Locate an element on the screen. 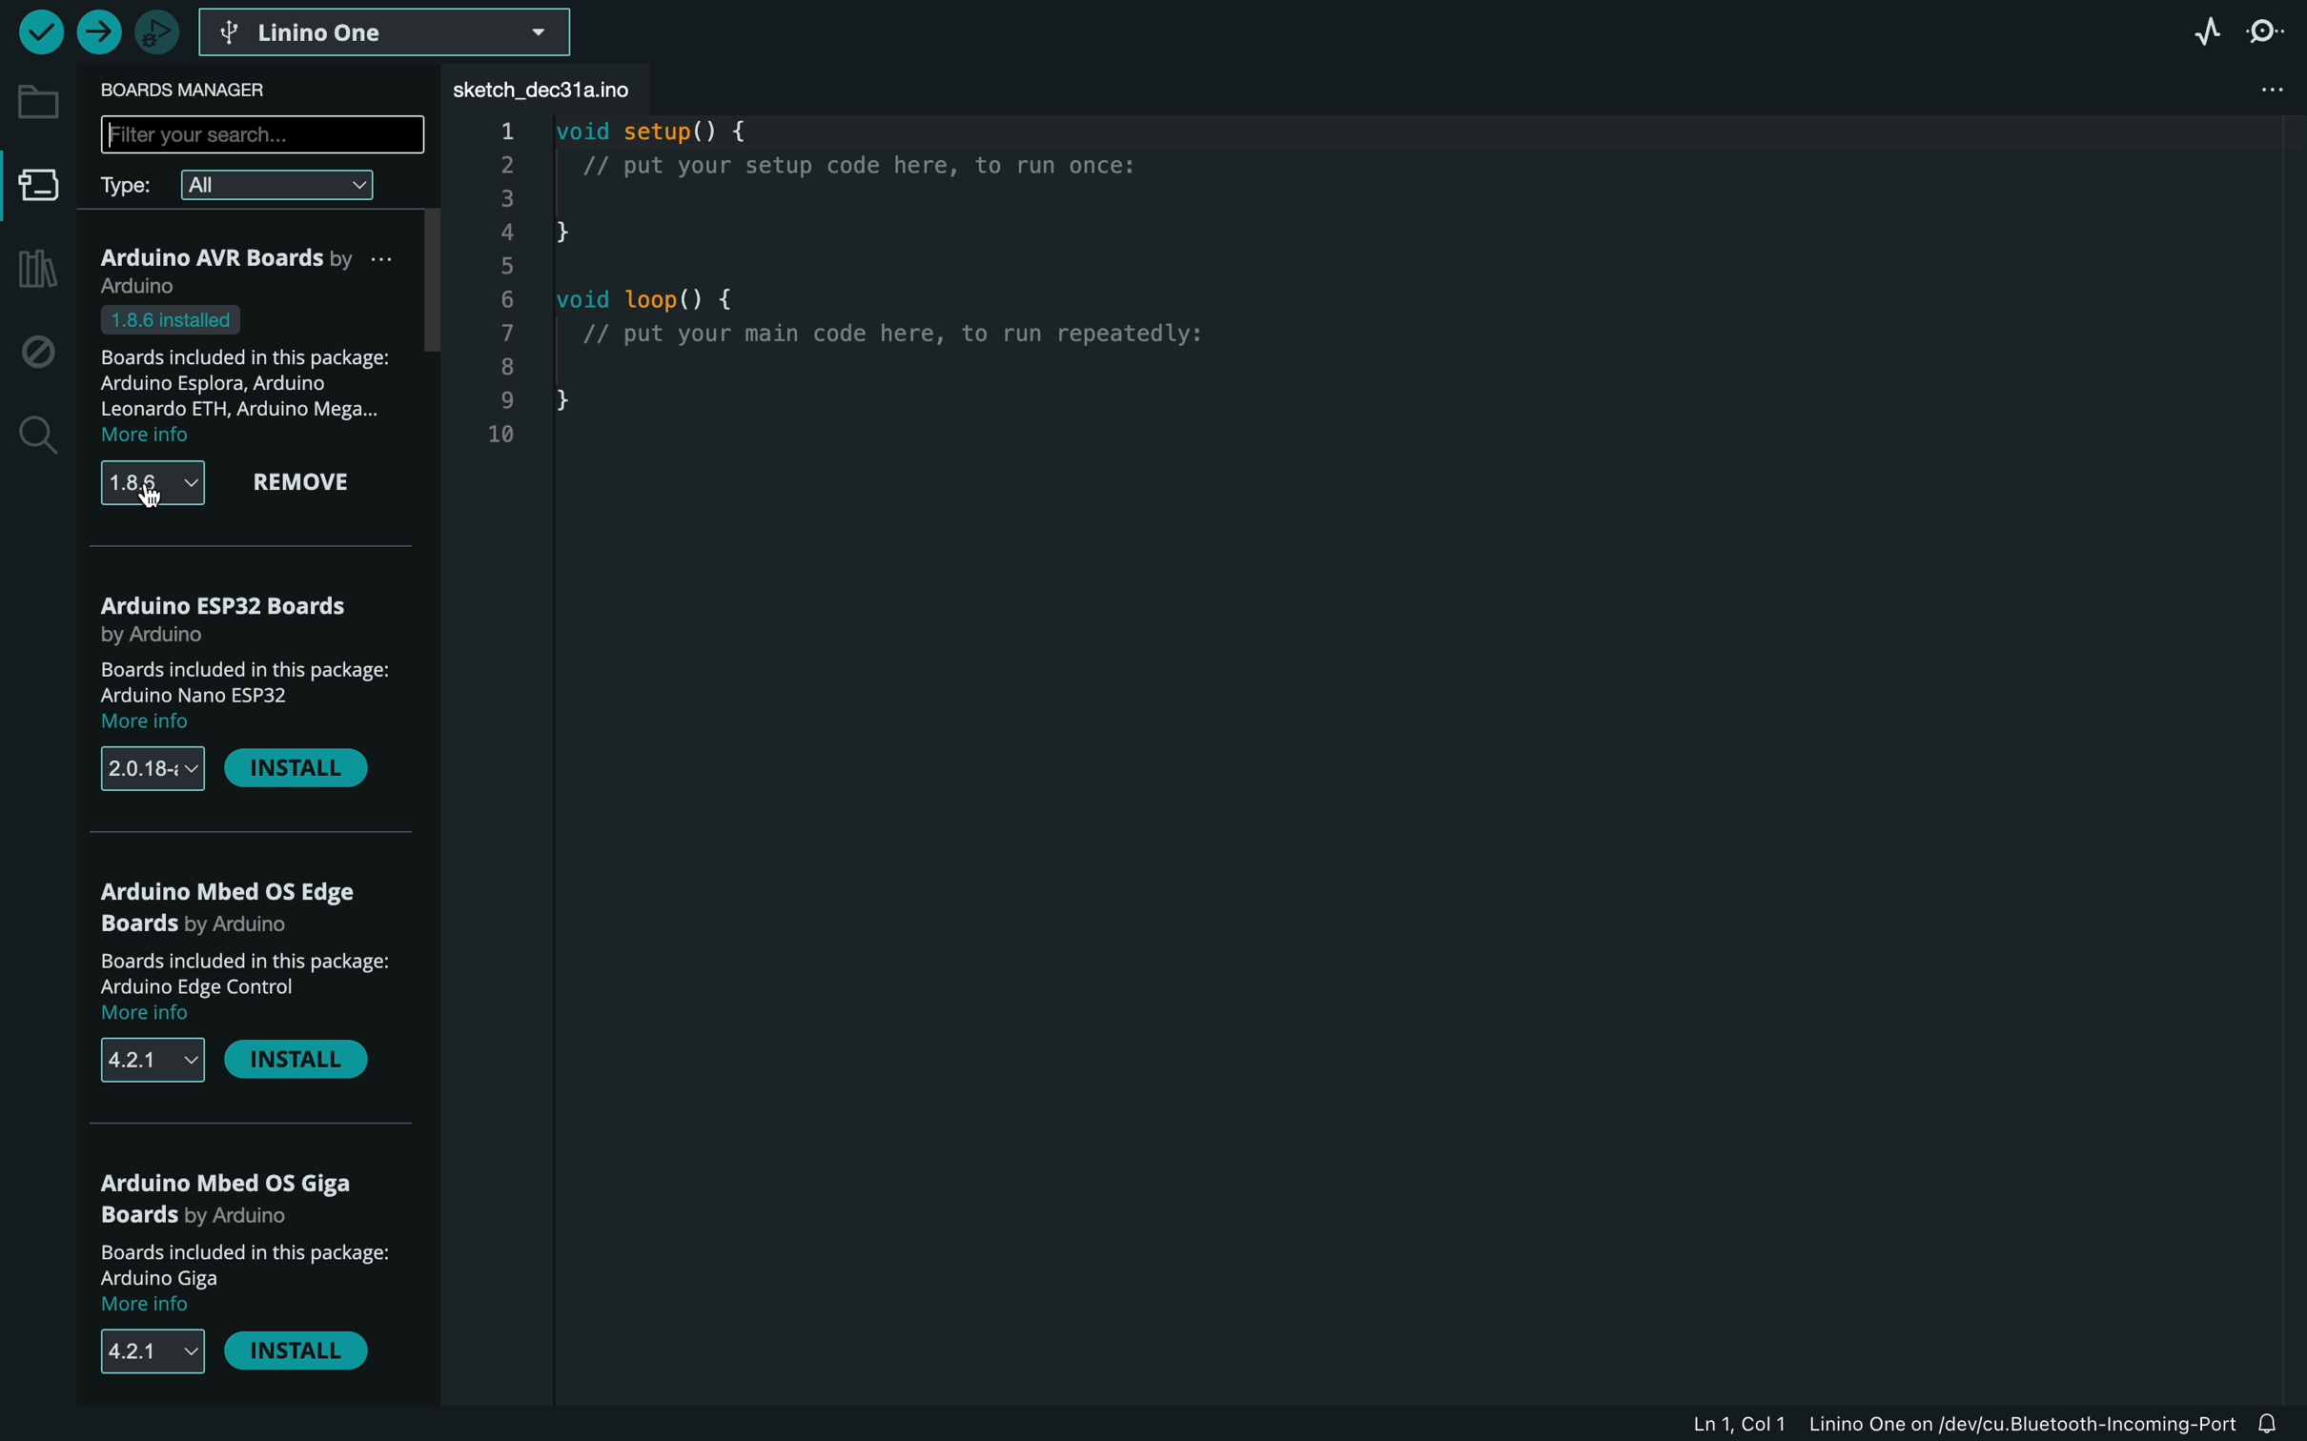 This screenshot has height=1441, width=2307. 2 is located at coordinates (504, 166).